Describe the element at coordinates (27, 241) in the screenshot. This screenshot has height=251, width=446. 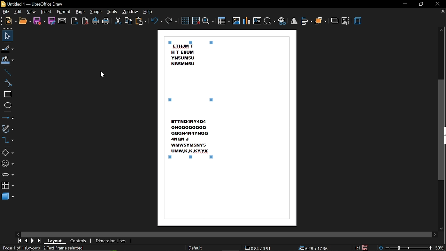
I see `previous page` at that location.